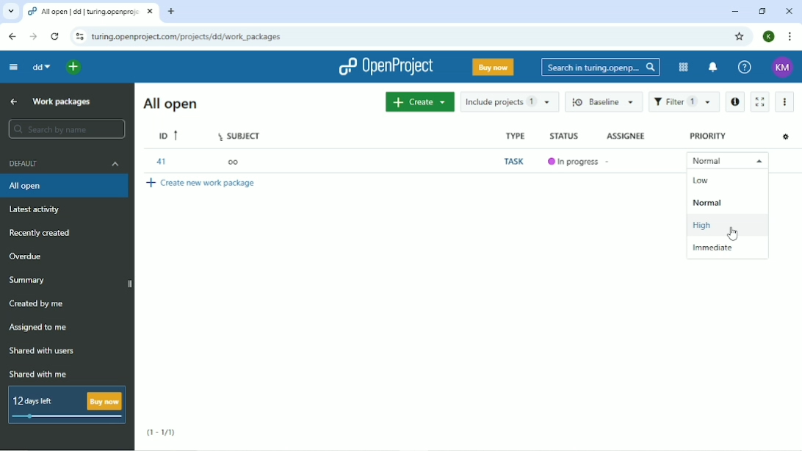 The image size is (802, 451). I want to click on Low, so click(702, 179).